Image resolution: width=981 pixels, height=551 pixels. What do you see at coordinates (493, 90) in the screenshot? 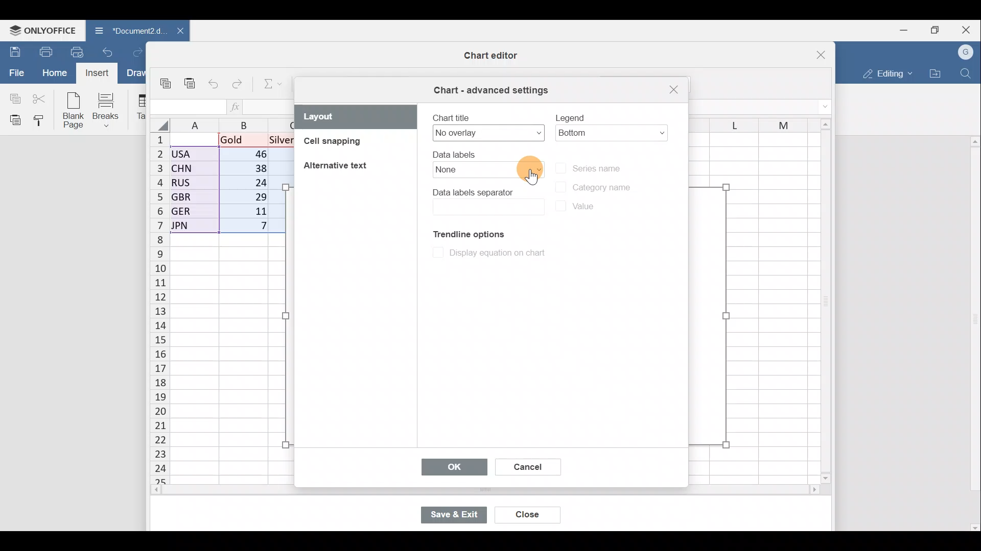
I see `Chart advanced settings` at bounding box center [493, 90].